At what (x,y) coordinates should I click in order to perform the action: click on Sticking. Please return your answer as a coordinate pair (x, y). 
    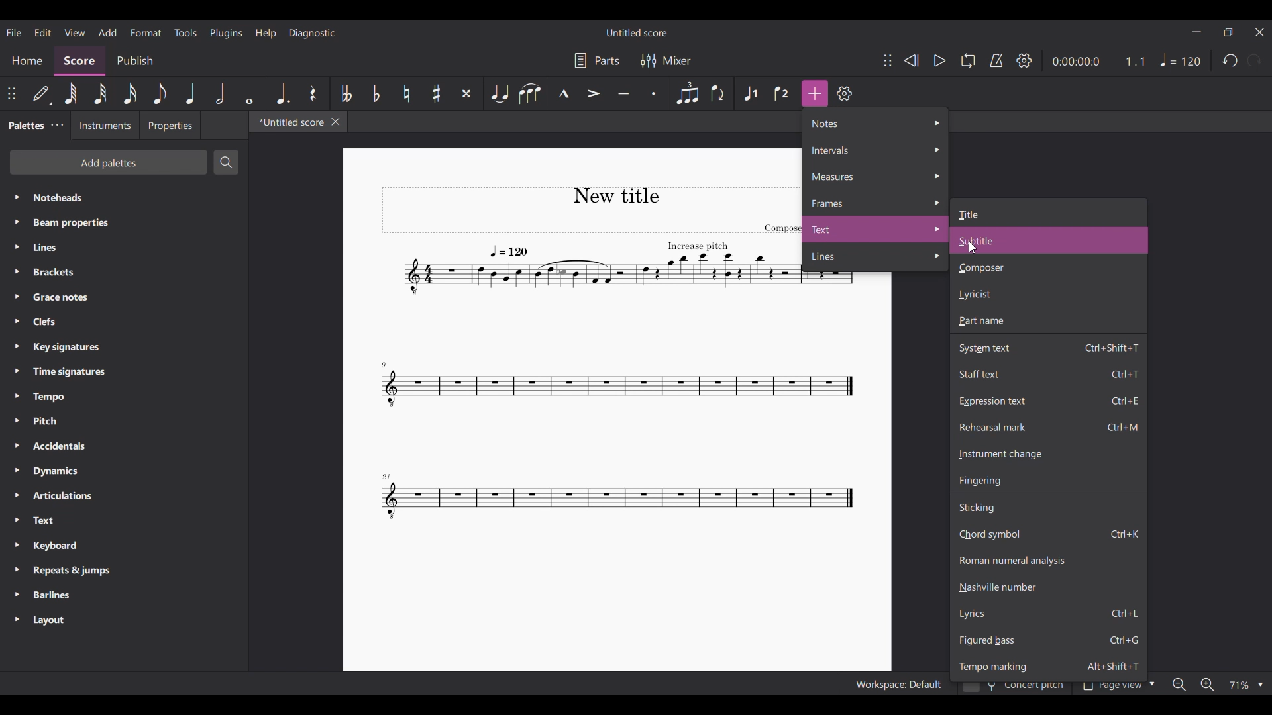
    Looking at the image, I should click on (1048, 508).